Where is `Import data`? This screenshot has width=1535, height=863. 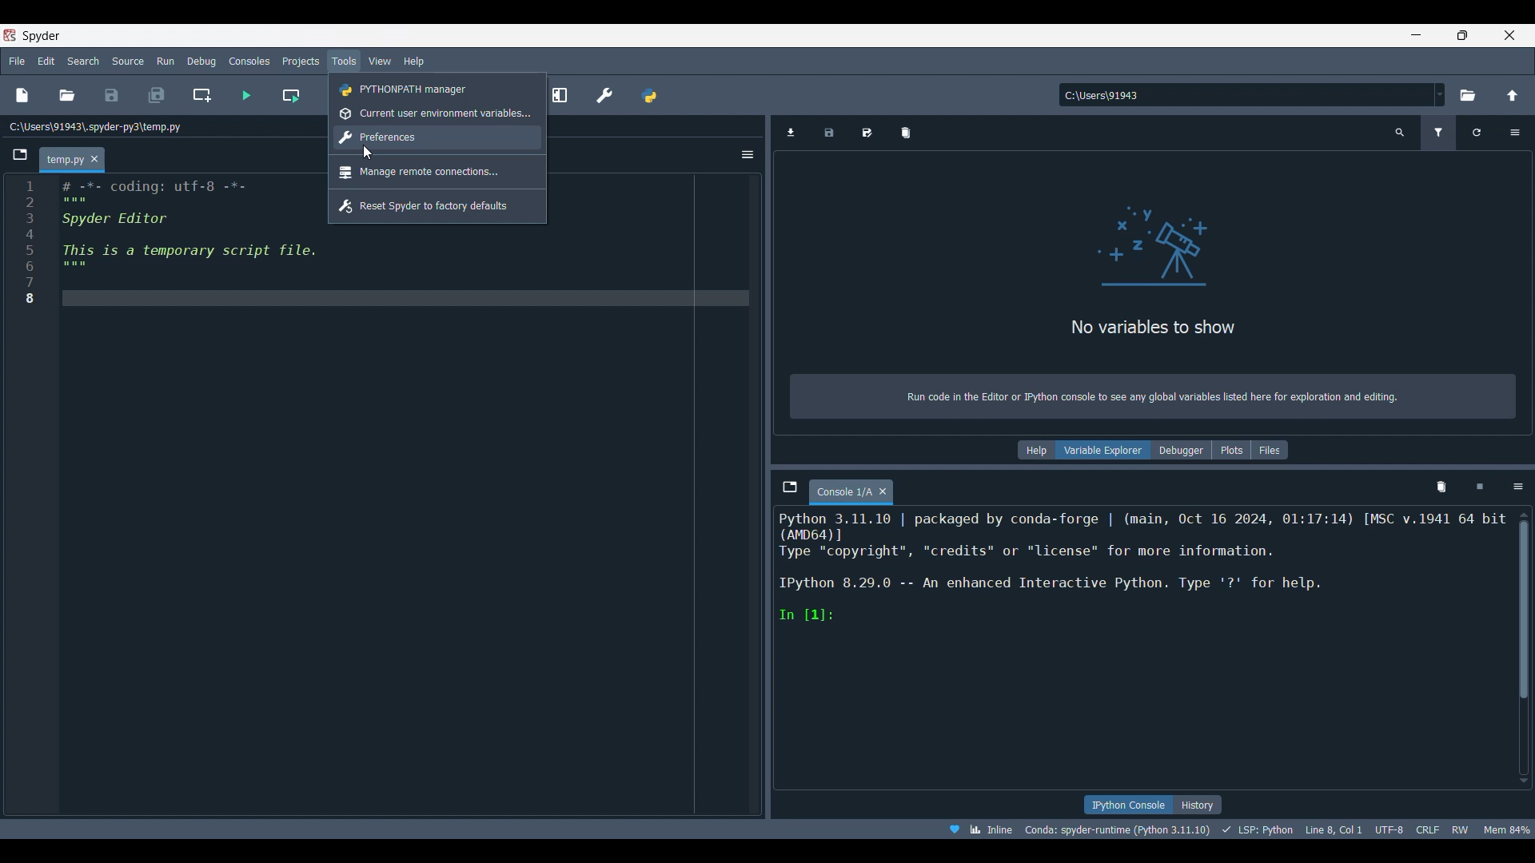
Import data is located at coordinates (791, 133).